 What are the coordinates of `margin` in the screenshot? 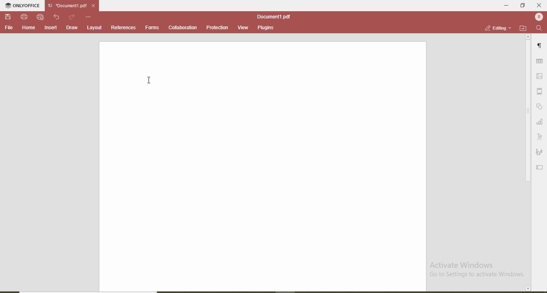 It's located at (541, 91).